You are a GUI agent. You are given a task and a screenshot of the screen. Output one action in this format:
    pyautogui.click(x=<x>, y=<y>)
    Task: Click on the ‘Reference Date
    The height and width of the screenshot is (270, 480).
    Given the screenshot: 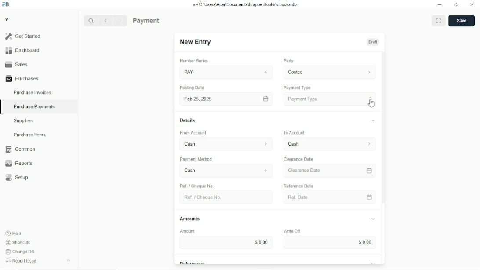 What is the action you would take?
    pyautogui.click(x=300, y=186)
    